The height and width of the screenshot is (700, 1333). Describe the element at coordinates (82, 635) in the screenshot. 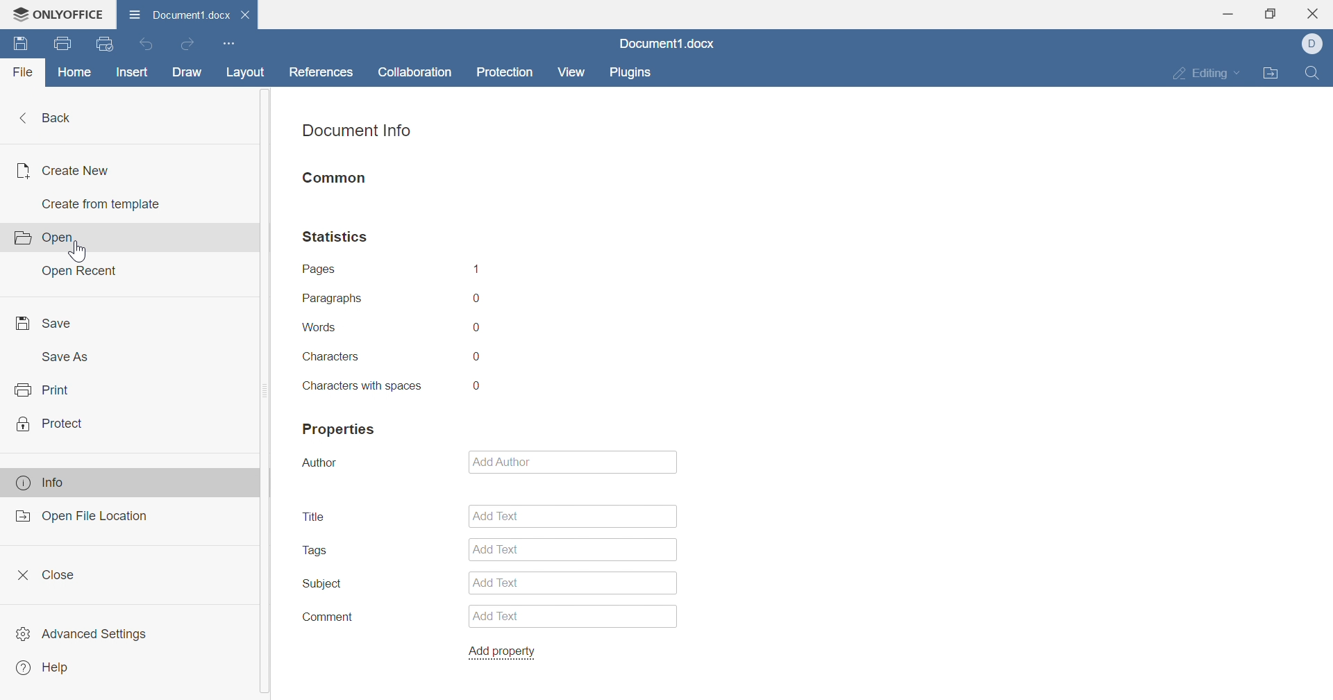

I see `advanced settings` at that location.